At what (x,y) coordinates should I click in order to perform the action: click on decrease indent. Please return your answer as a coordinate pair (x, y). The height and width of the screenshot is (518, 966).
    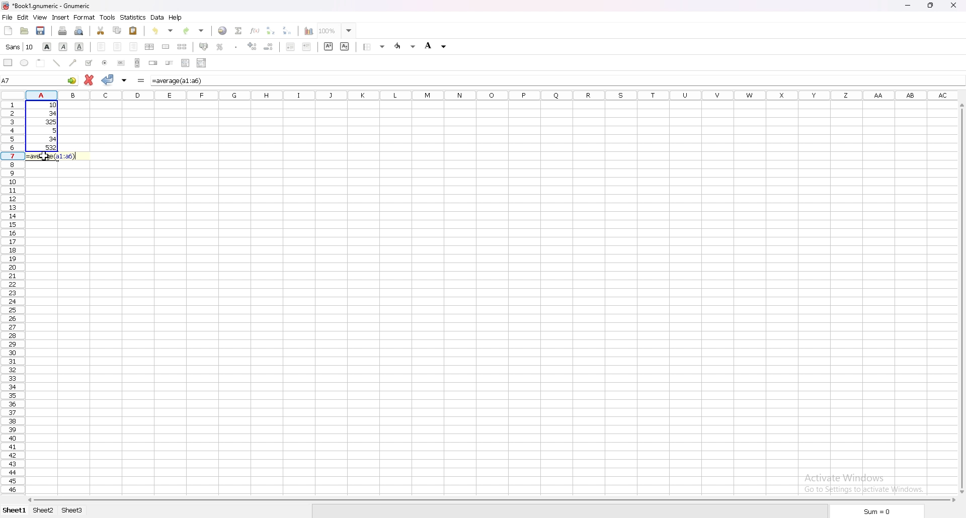
    Looking at the image, I should click on (291, 47).